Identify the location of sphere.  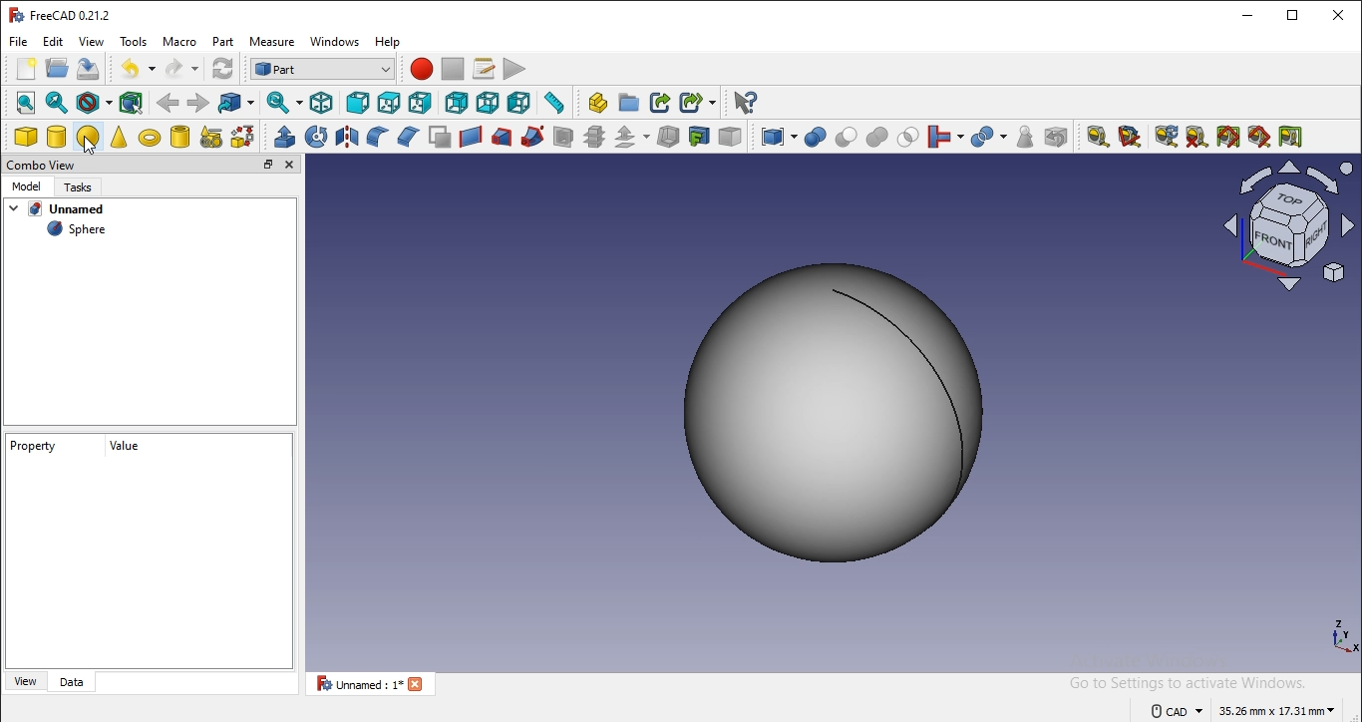
(88, 137).